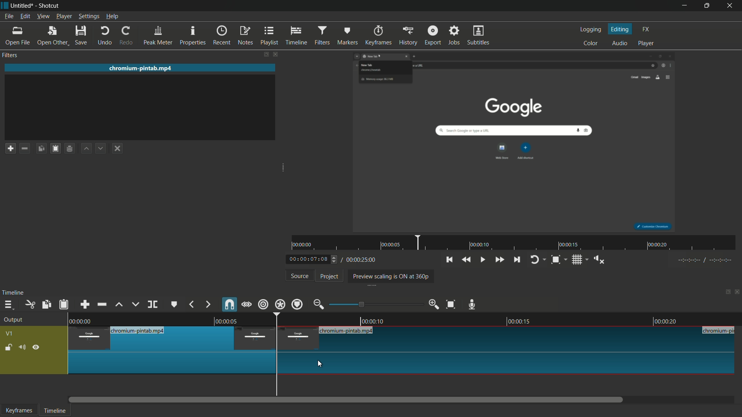 The height and width of the screenshot is (417, 742). Describe the element at coordinates (141, 68) in the screenshot. I see `imported file name` at that location.